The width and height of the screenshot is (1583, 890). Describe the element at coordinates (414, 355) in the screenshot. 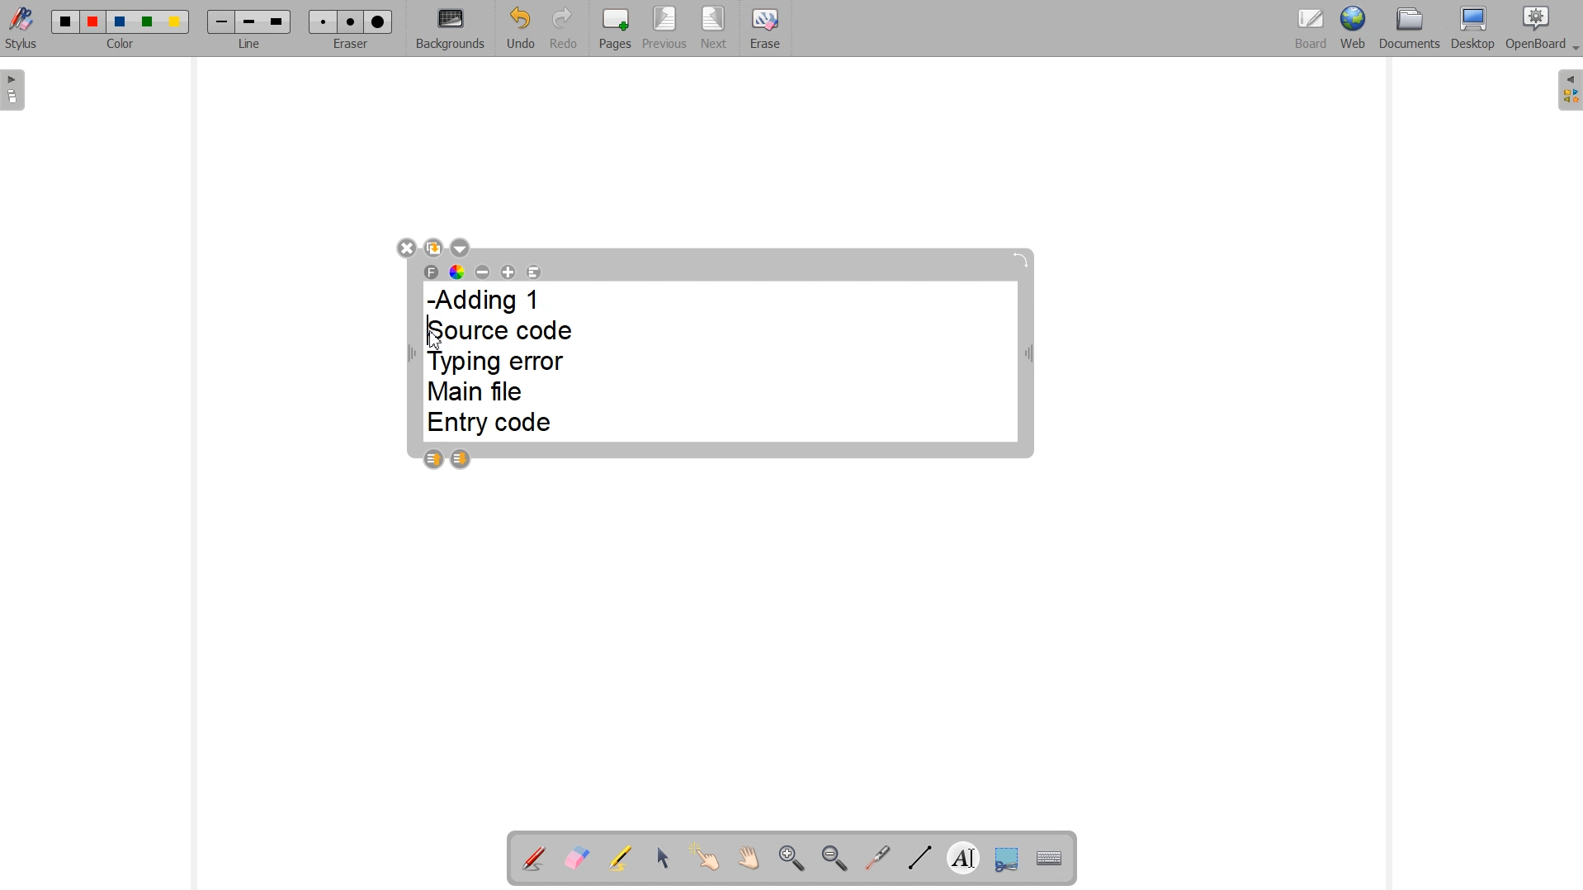

I see `Width Adjustable` at that location.